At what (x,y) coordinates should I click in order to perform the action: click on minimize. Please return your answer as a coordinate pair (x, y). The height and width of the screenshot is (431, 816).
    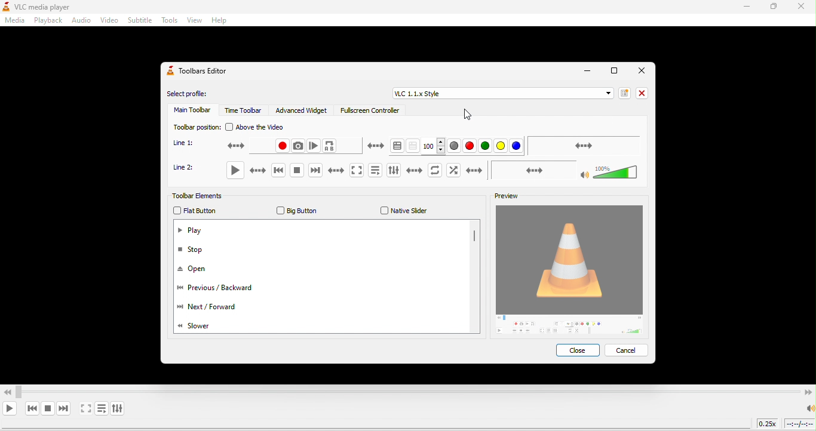
    Looking at the image, I should click on (585, 72).